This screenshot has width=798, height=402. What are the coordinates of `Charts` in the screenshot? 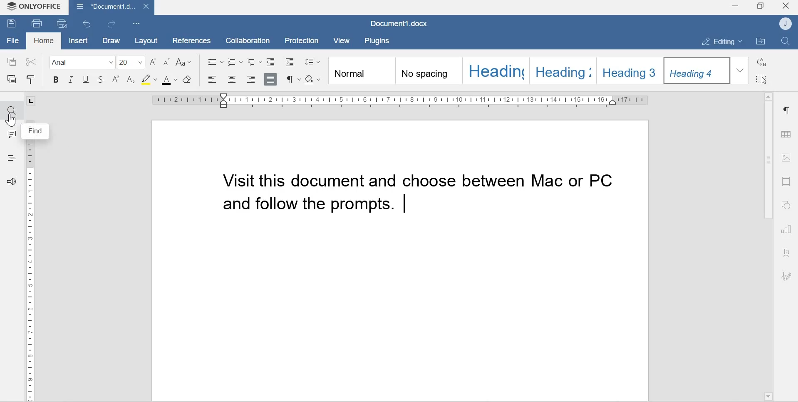 It's located at (787, 230).